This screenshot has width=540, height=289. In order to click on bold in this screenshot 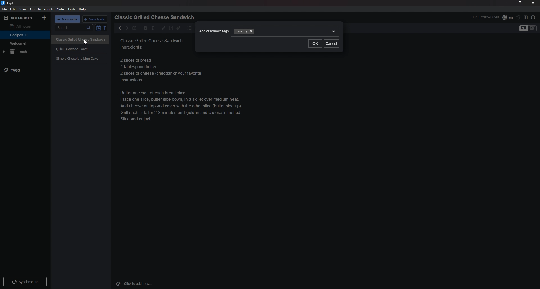, I will do `click(144, 28)`.